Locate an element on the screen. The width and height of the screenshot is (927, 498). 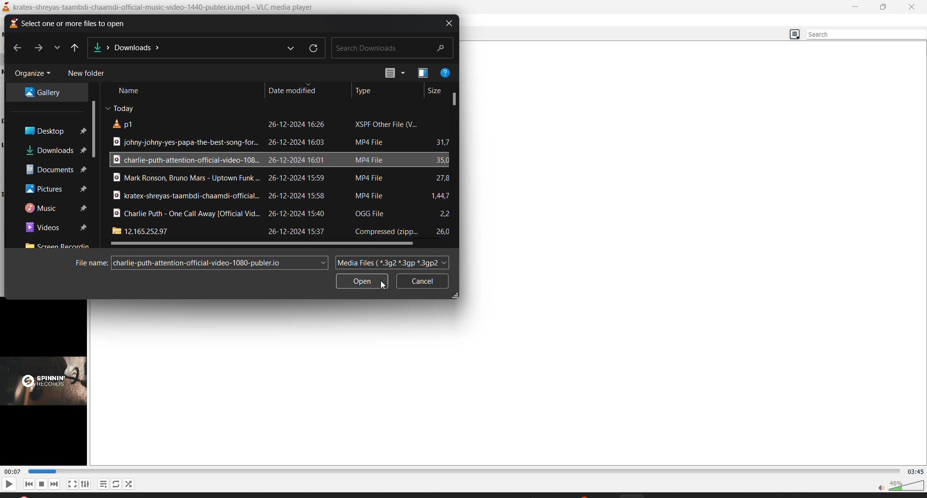
volume is located at coordinates (900, 487).